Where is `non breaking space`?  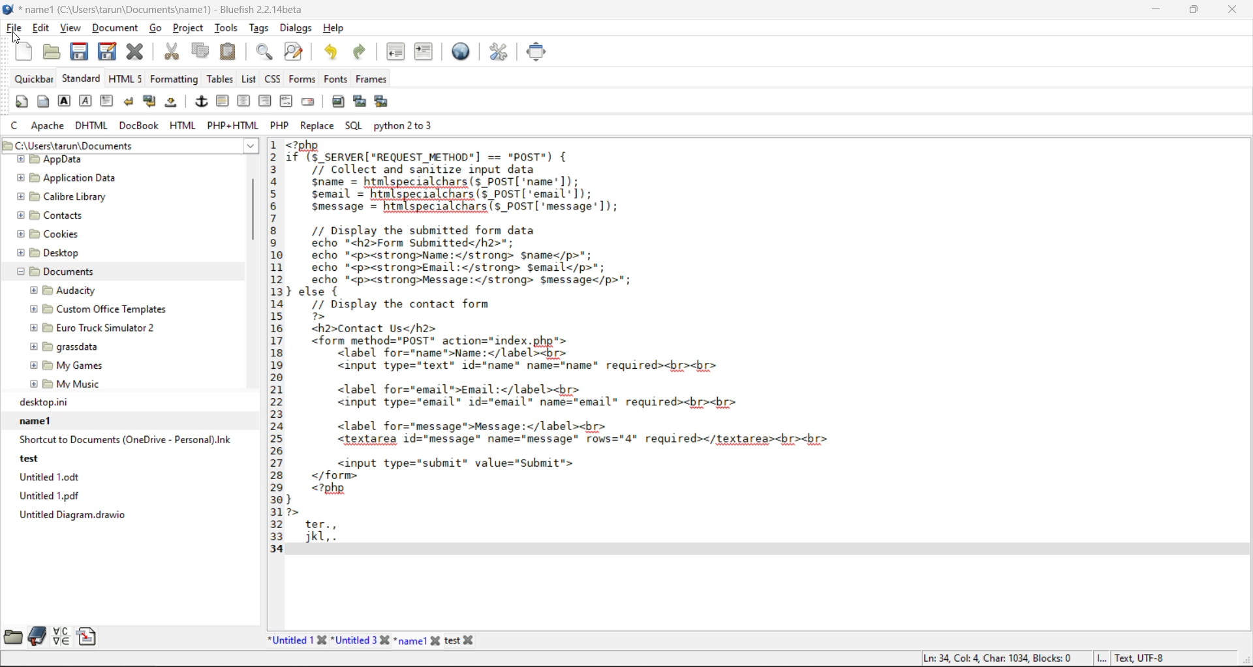
non breaking space is located at coordinates (174, 103).